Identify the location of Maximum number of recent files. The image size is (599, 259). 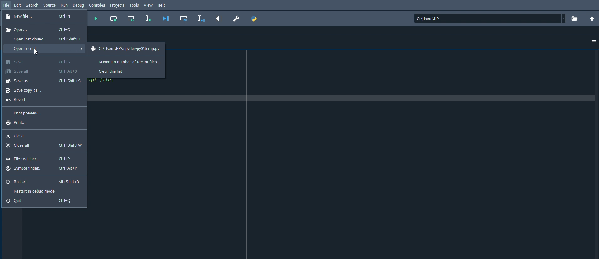
(127, 61).